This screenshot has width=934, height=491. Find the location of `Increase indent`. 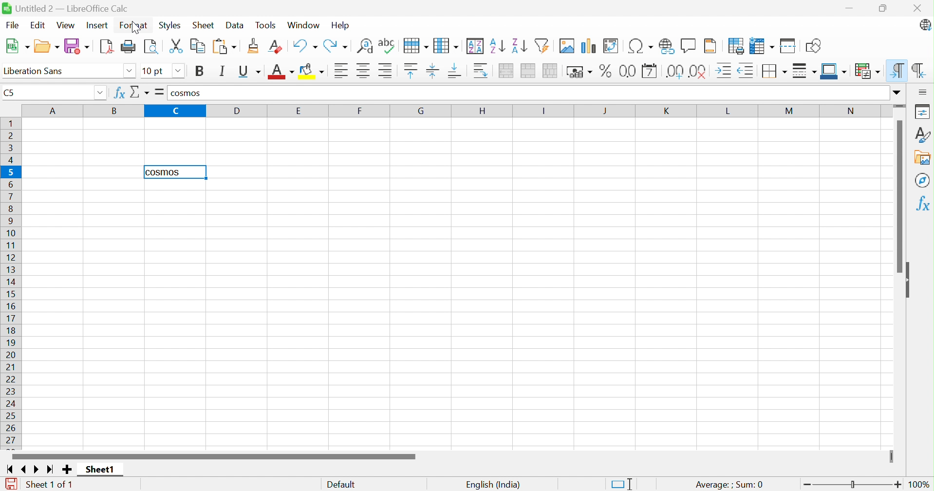

Increase indent is located at coordinates (722, 70).